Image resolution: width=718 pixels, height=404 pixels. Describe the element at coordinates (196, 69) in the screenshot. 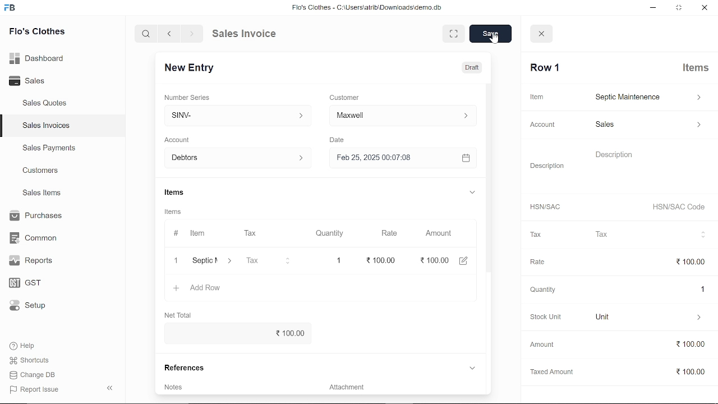

I see `New Entry` at that location.